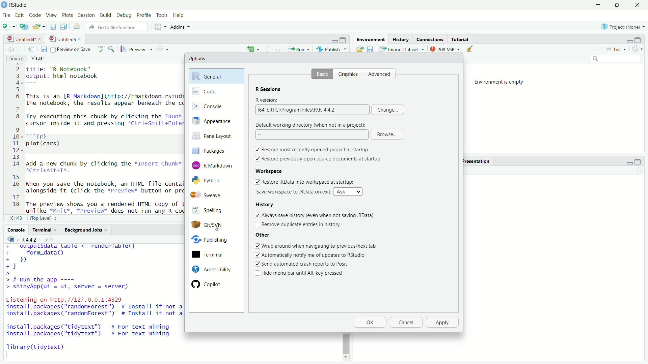  I want to click on RStudio, so click(20, 5).